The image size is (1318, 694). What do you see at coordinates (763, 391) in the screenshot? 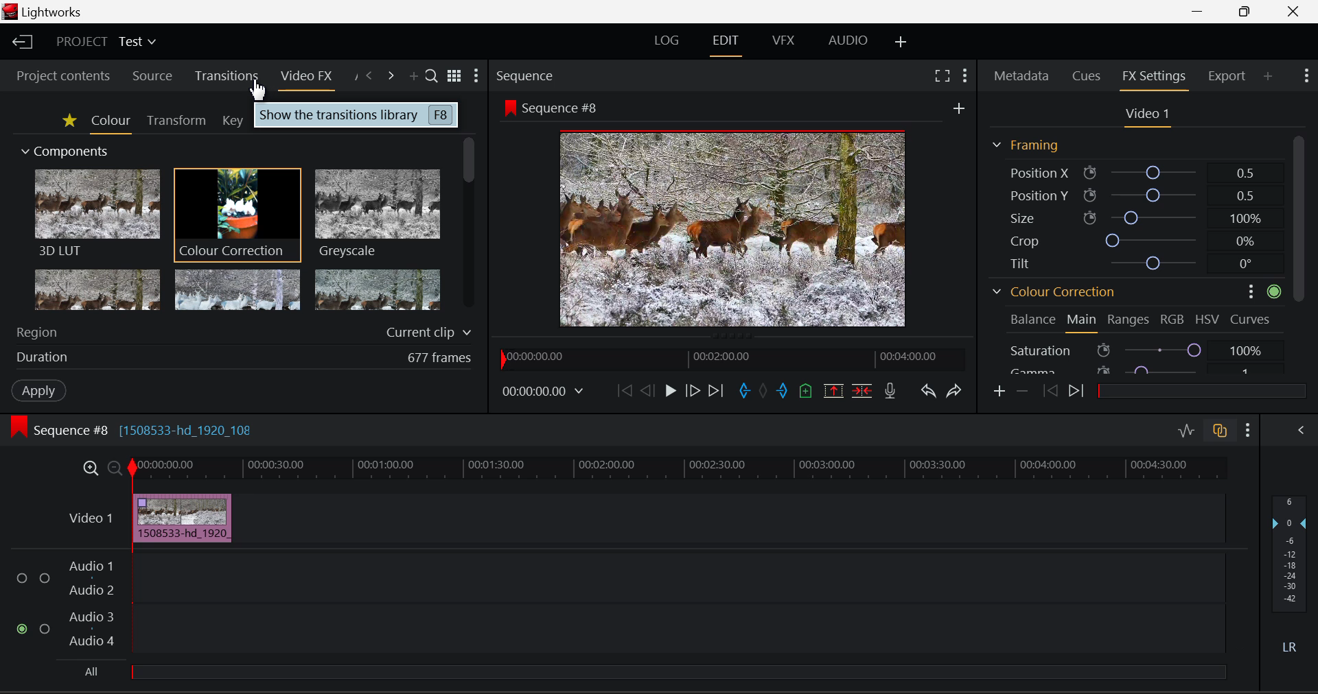
I see `Remove all marks` at bounding box center [763, 391].